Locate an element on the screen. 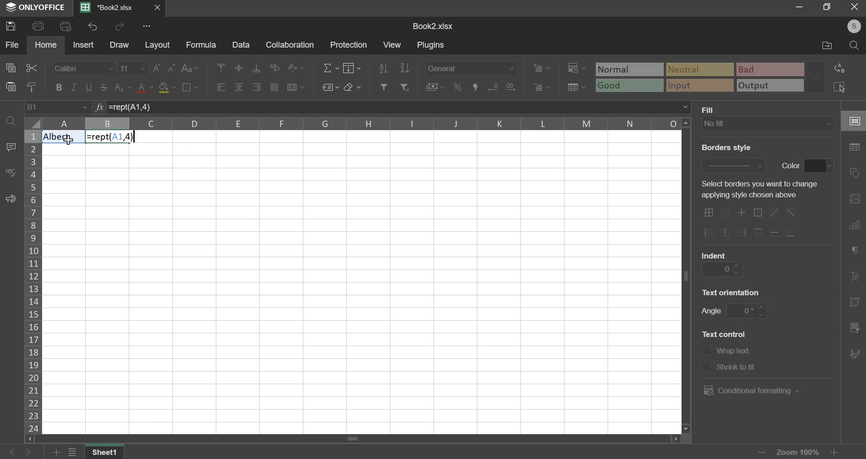  comment is located at coordinates (13, 146).